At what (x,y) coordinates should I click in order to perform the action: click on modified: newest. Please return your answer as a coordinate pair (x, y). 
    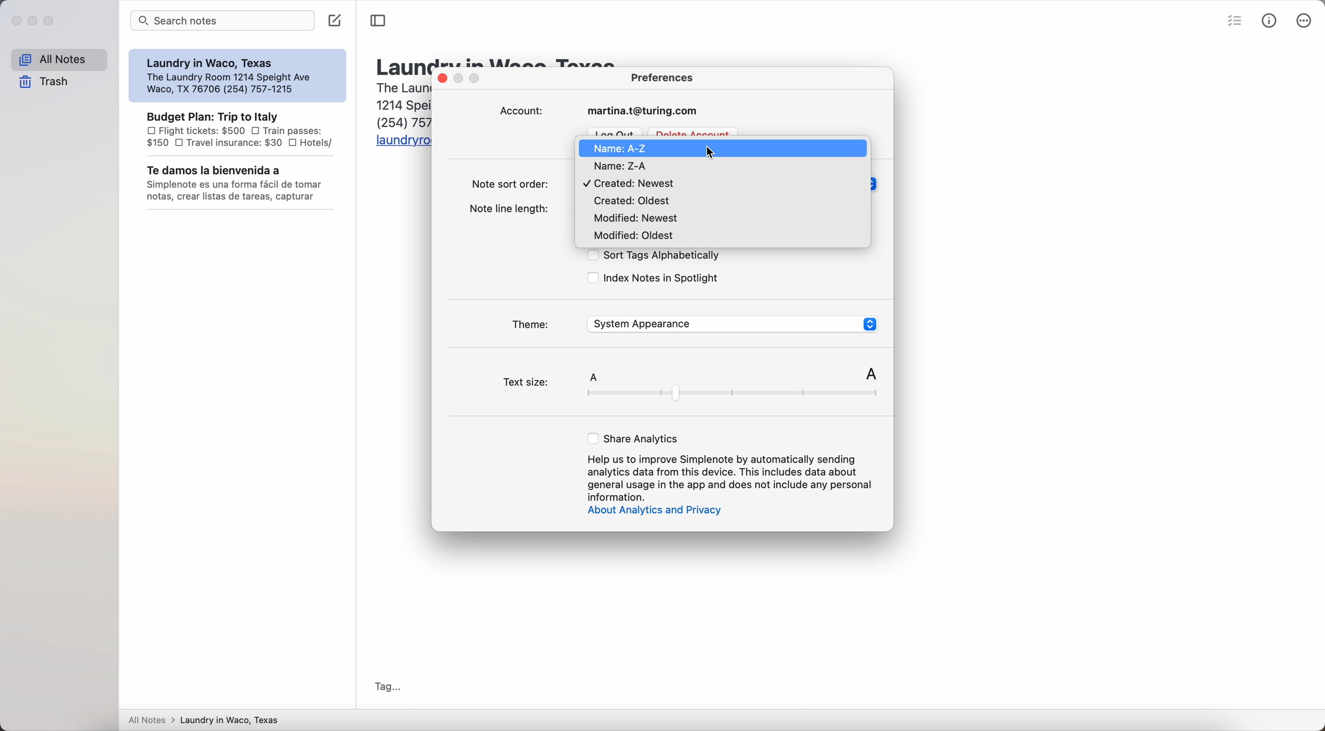
    Looking at the image, I should click on (634, 220).